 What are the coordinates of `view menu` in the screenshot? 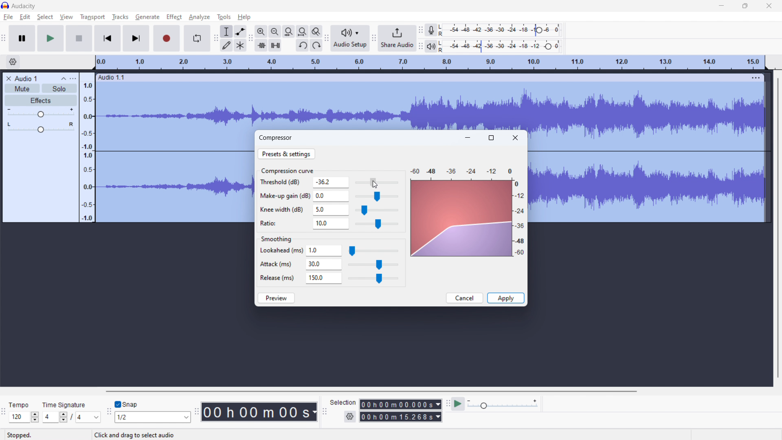 It's located at (72, 78).